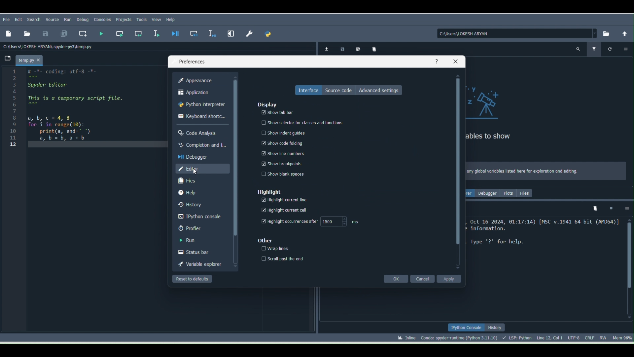  What do you see at coordinates (604, 337) in the screenshot?
I see `File permissions` at bounding box center [604, 337].